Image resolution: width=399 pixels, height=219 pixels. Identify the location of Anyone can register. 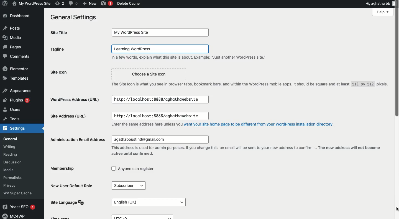
(135, 169).